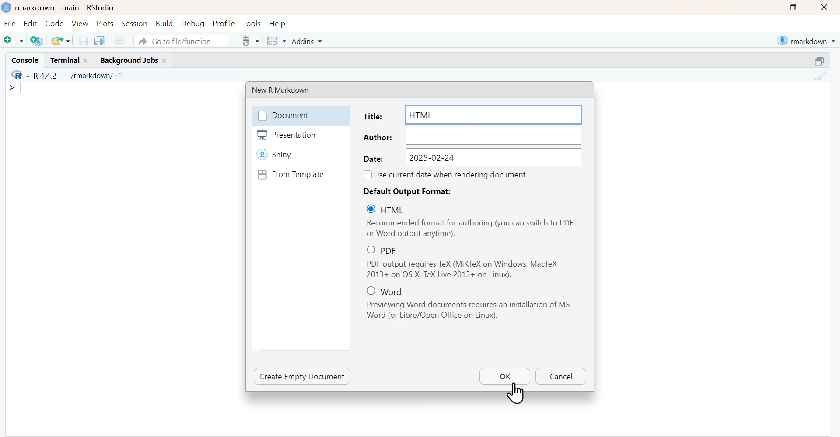  What do you see at coordinates (472, 157) in the screenshot?
I see `Date - 2025-02-24` at bounding box center [472, 157].